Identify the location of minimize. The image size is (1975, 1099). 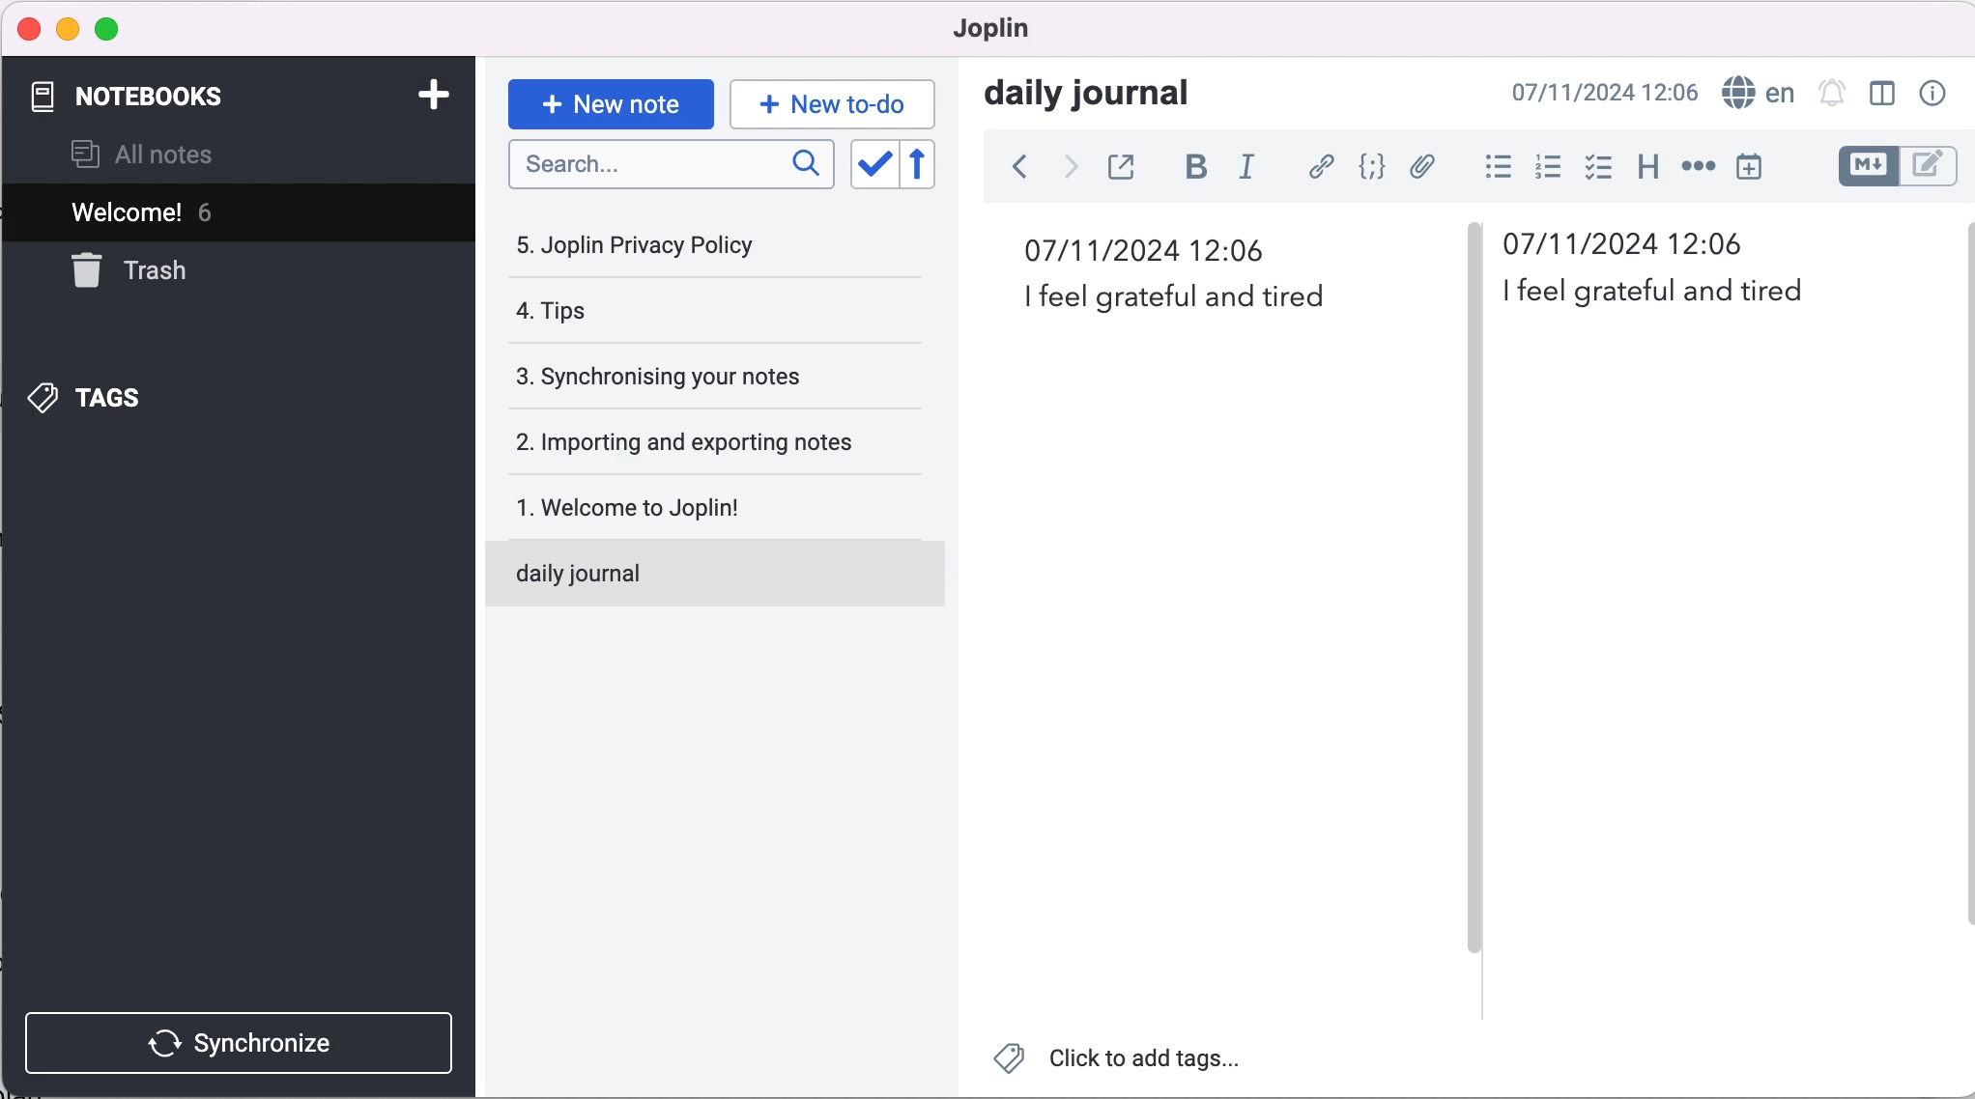
(68, 28).